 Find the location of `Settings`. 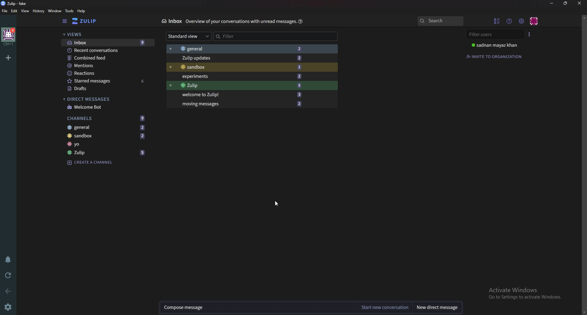

Settings is located at coordinates (7, 308).